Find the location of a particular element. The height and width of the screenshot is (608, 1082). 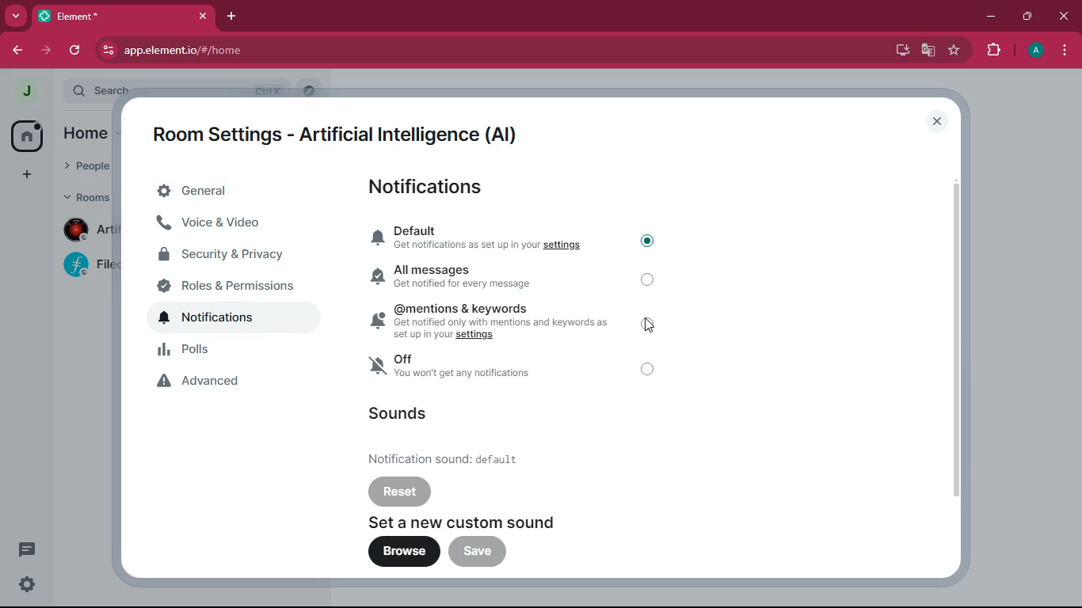

off is located at coordinates (650, 369).